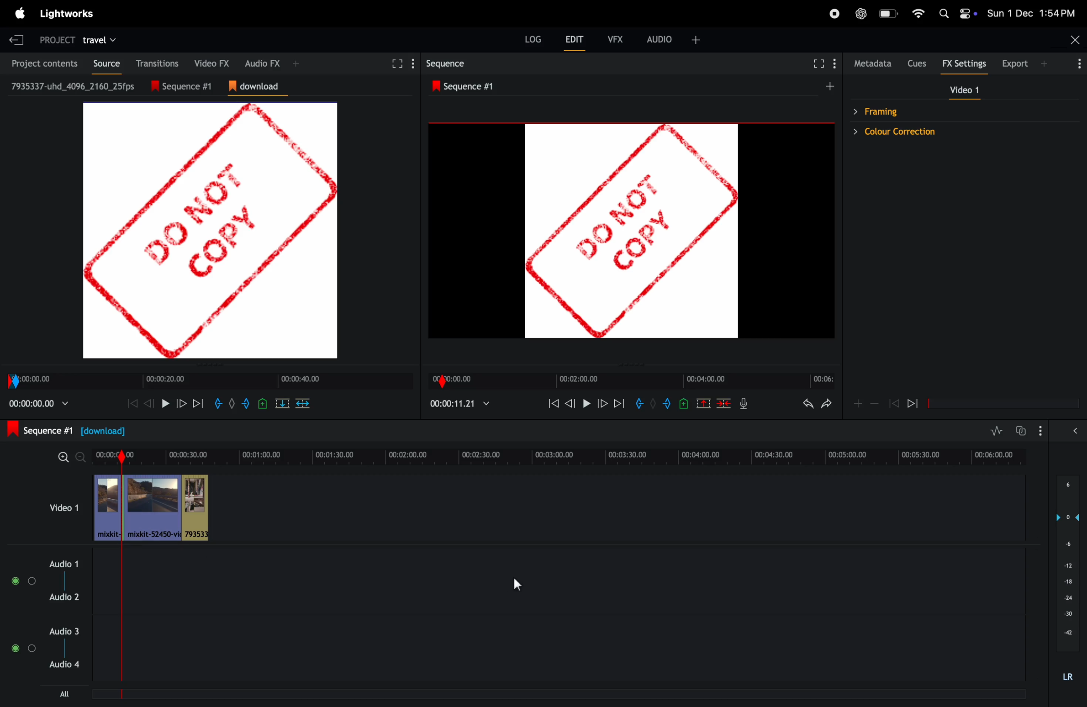 This screenshot has height=707, width=1087. Describe the element at coordinates (1068, 677) in the screenshot. I see `Text` at that location.